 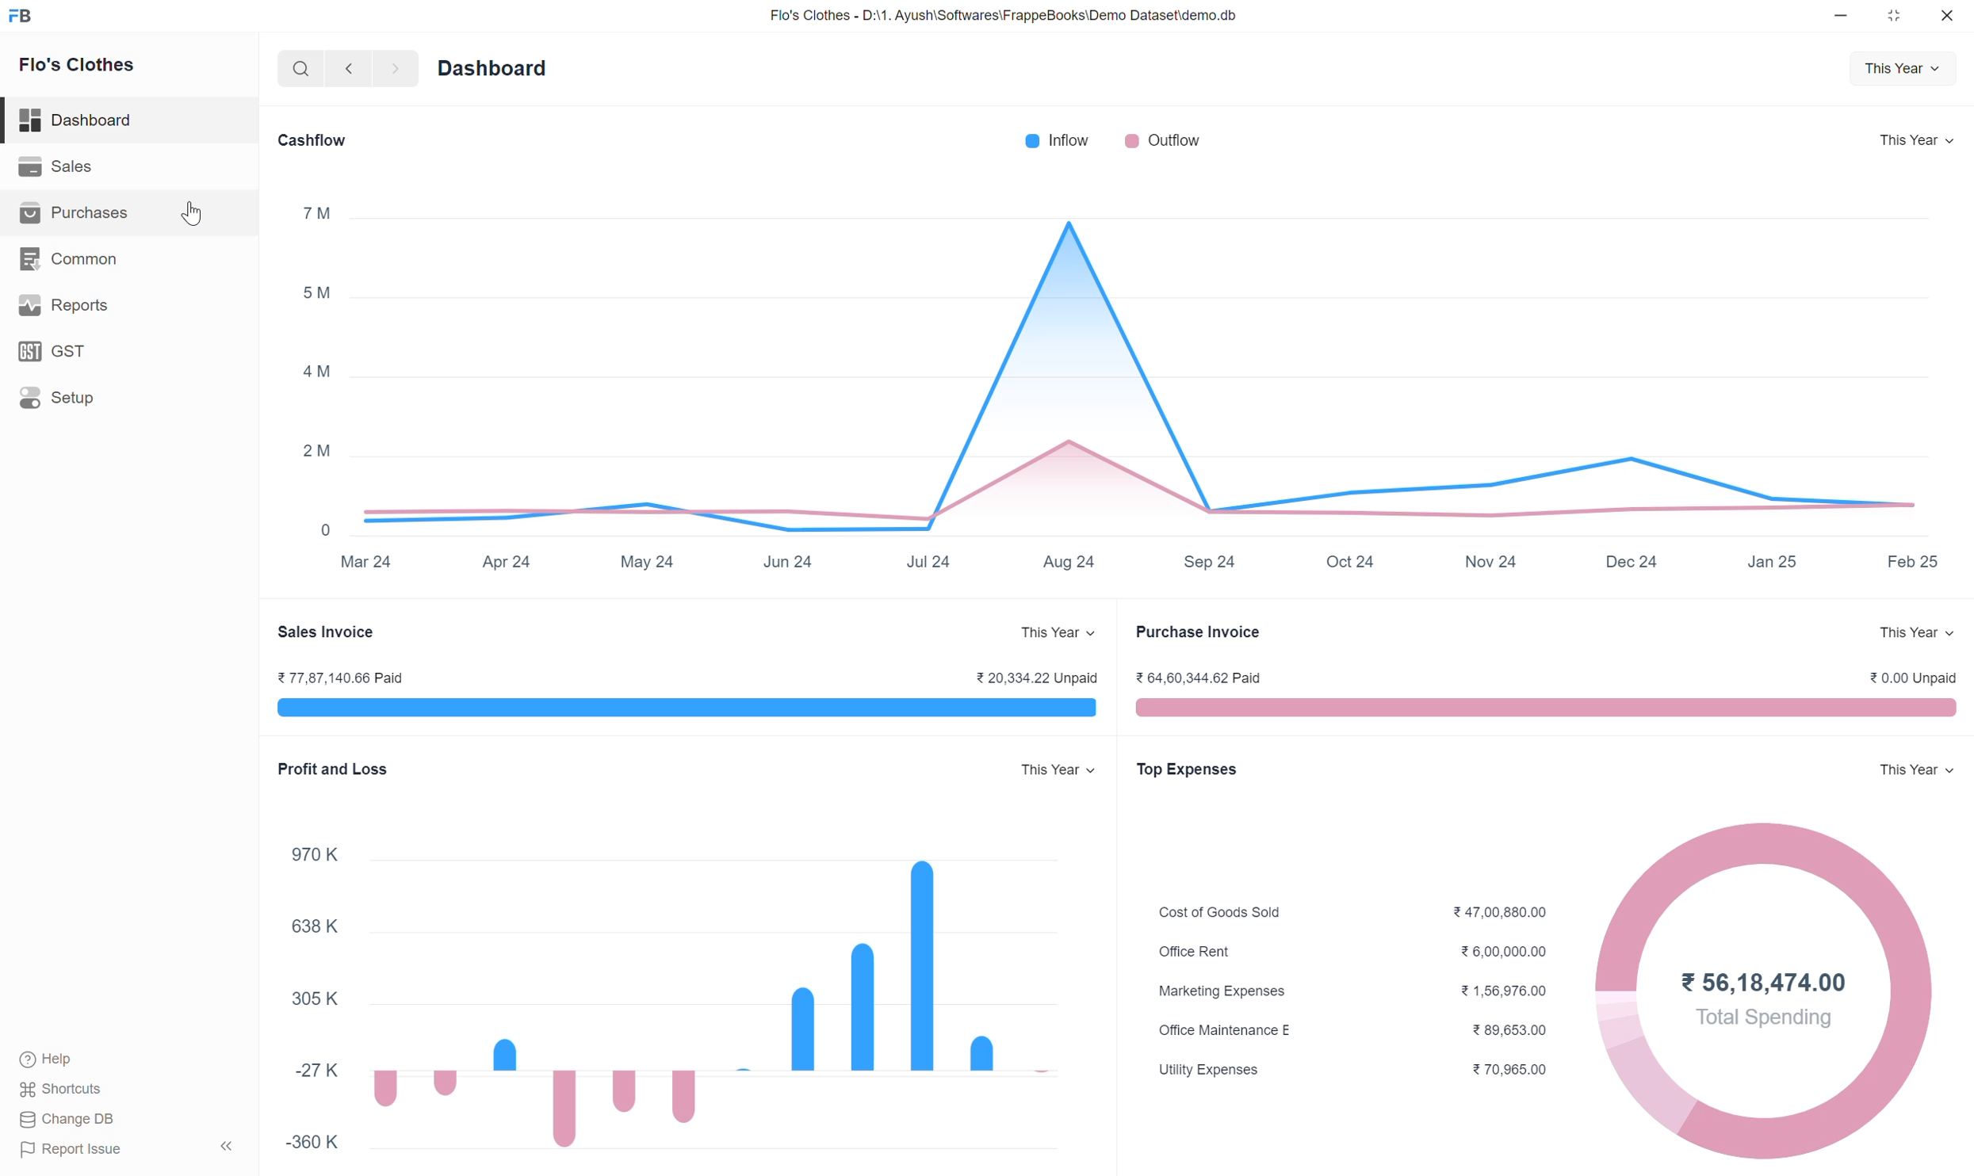 What do you see at coordinates (1210, 1070) in the screenshot?
I see `Utility Expenses` at bounding box center [1210, 1070].